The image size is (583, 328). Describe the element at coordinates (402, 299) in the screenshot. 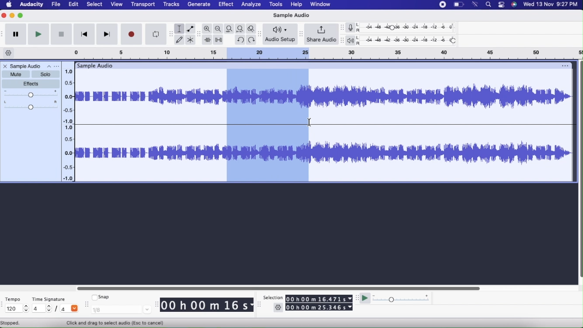

I see `Playback speed` at that location.